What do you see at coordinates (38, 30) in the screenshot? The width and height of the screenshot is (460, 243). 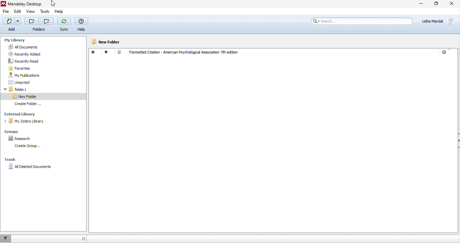 I see `Folders` at bounding box center [38, 30].